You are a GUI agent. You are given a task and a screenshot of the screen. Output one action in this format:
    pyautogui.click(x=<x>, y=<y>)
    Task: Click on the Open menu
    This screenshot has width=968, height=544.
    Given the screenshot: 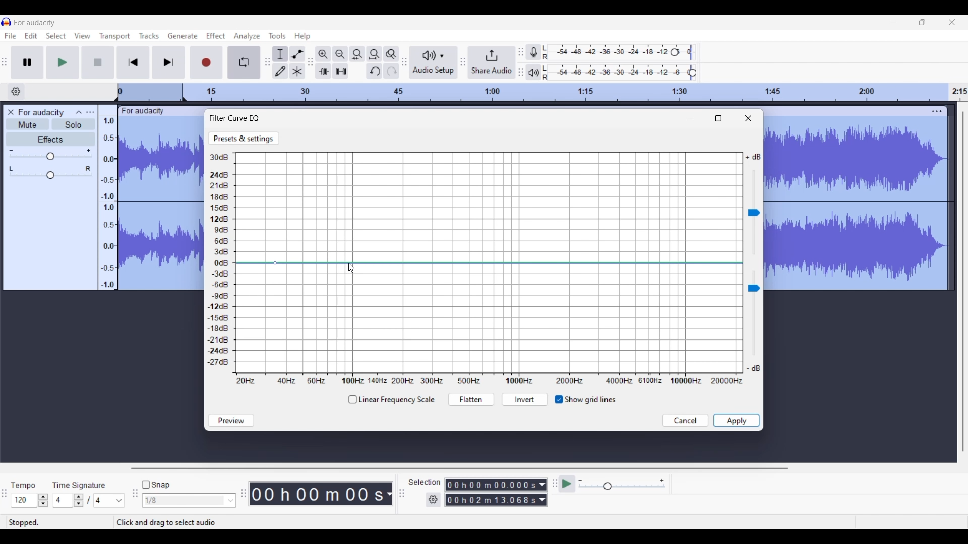 What is the action you would take?
    pyautogui.click(x=90, y=112)
    